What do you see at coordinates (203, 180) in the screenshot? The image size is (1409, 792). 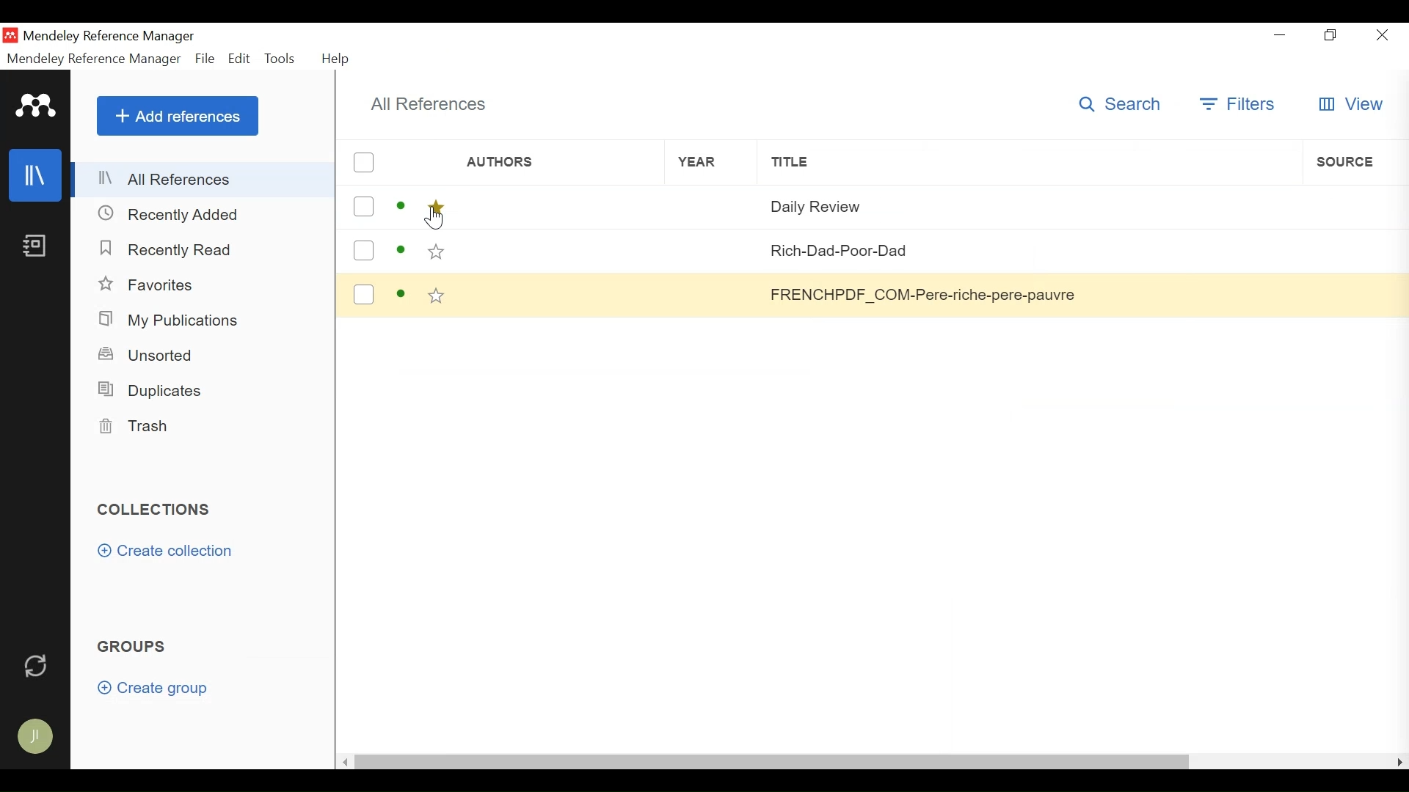 I see `All References` at bounding box center [203, 180].